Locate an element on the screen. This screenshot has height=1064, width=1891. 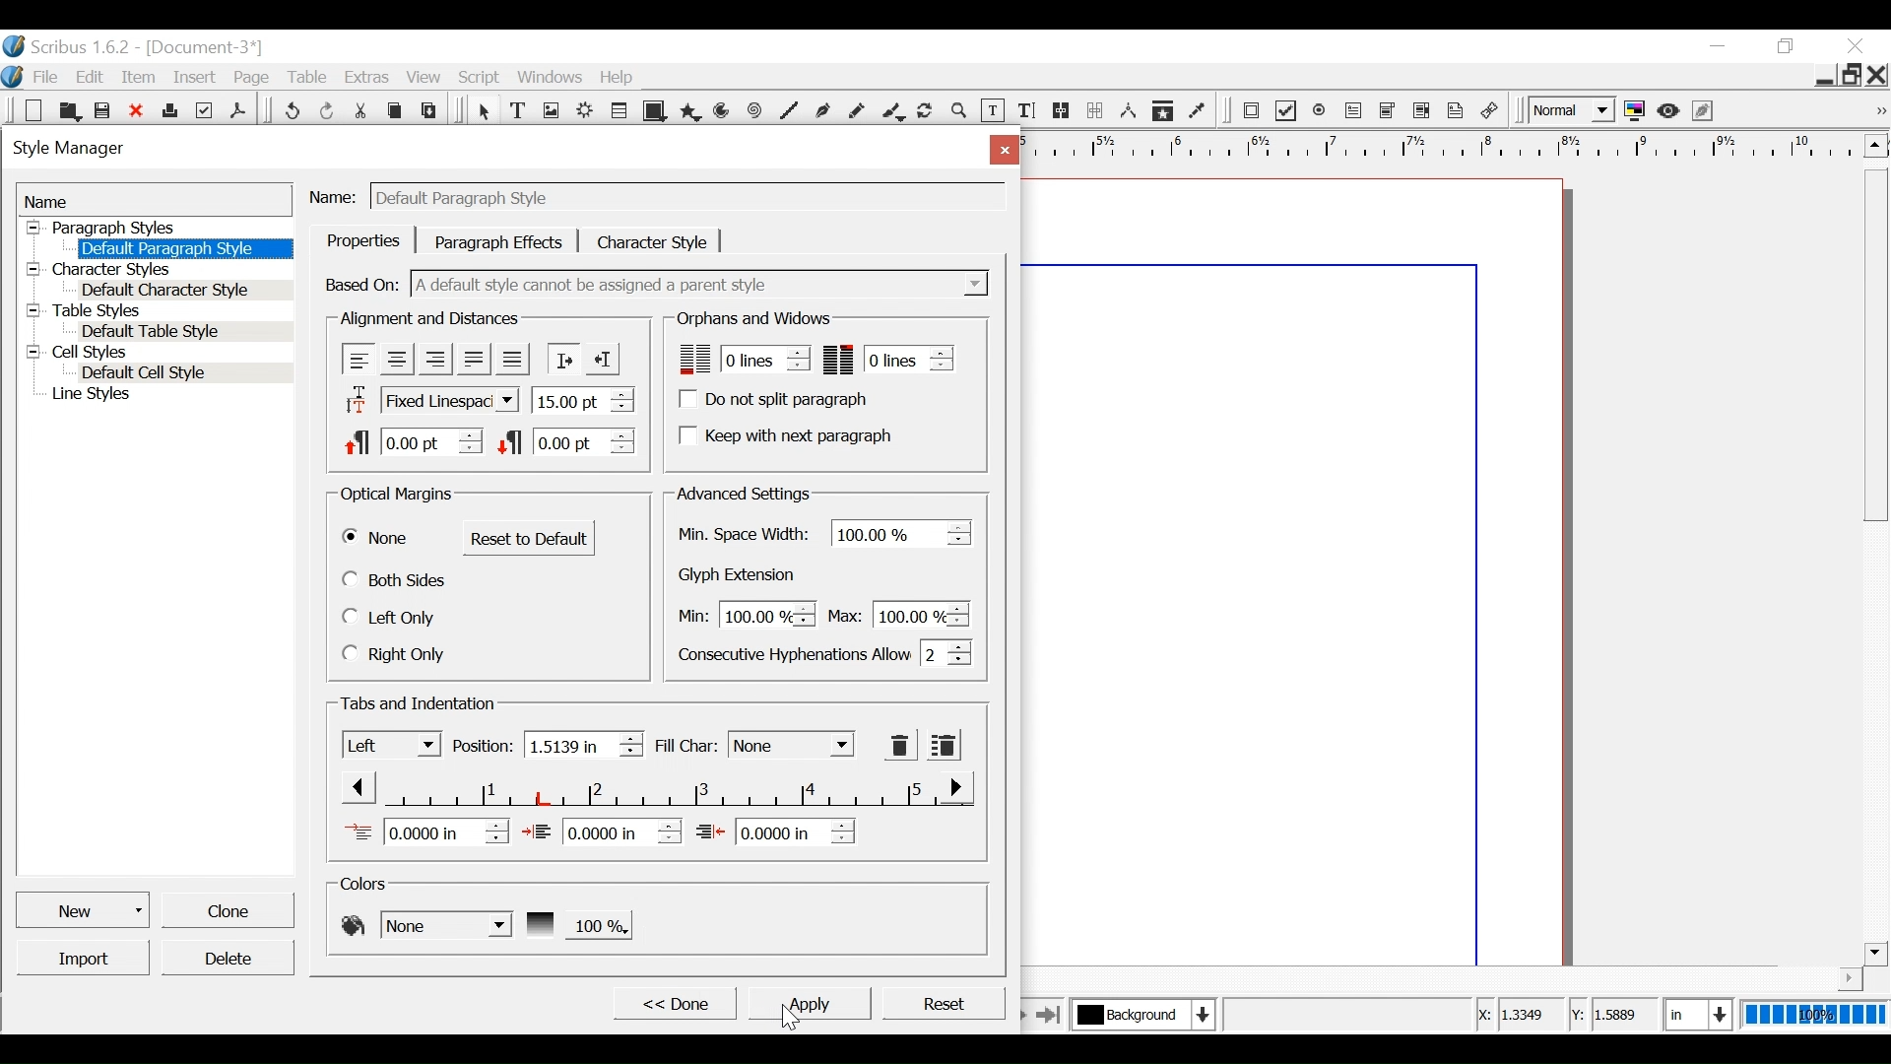
PDF Checkbox is located at coordinates (1286, 111).